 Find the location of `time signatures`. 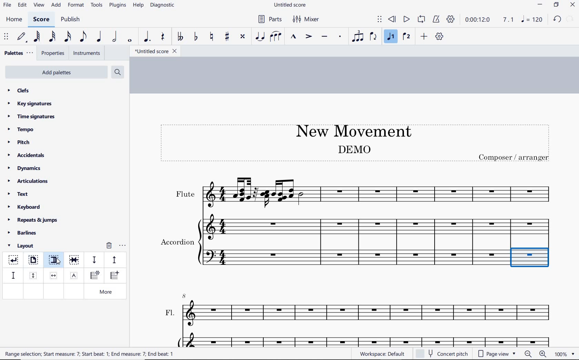

time signatures is located at coordinates (31, 116).